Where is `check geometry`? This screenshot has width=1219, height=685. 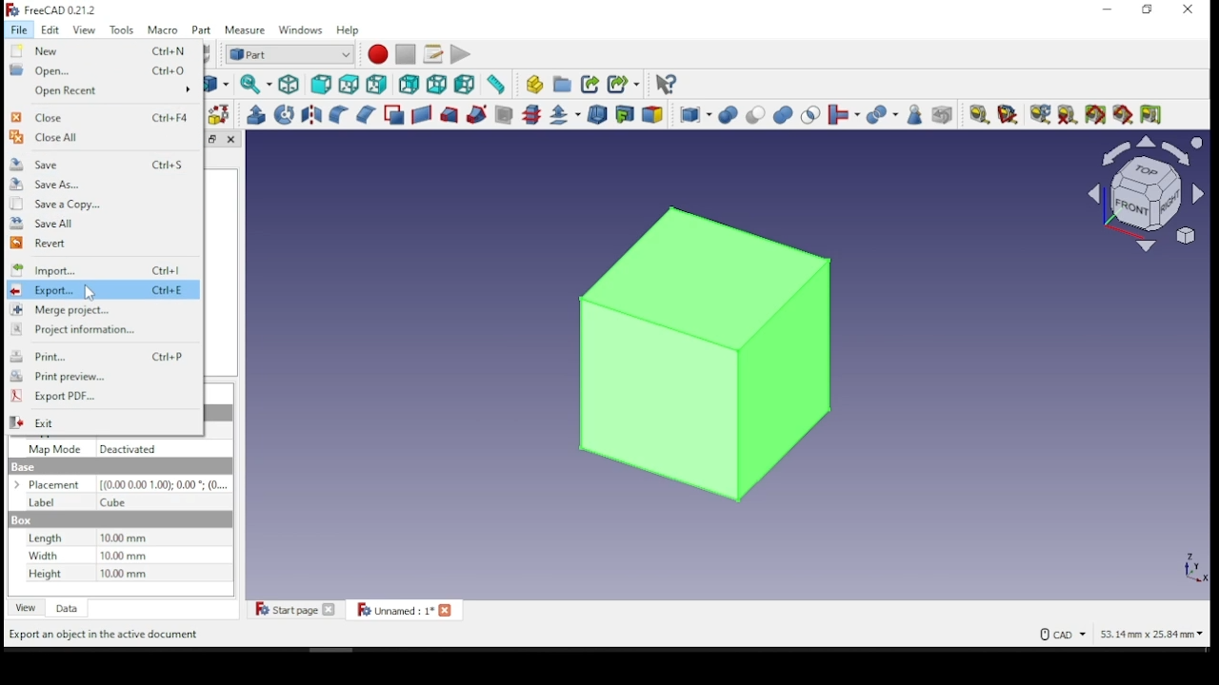
check geometry is located at coordinates (916, 115).